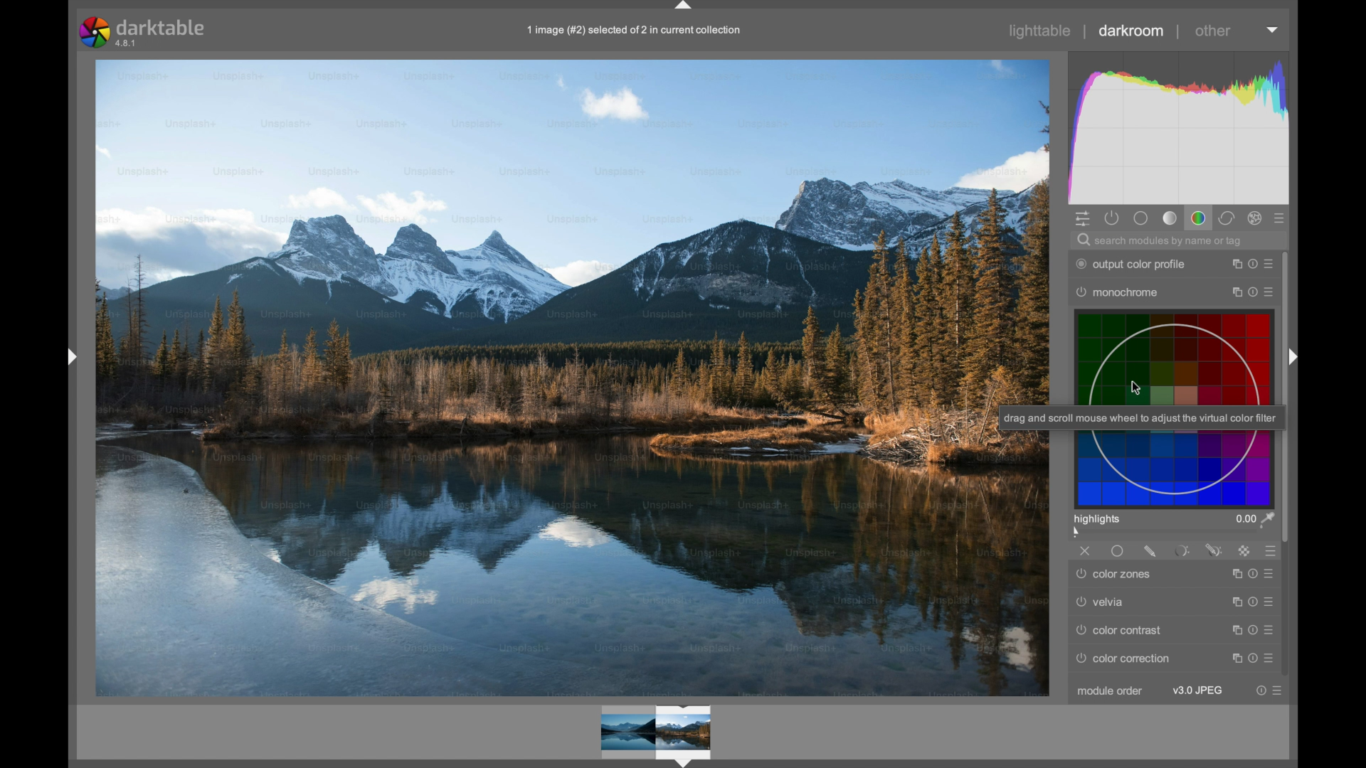  Describe the element at coordinates (632, 32) in the screenshot. I see `1 image (#2) selected of 2 in current collection` at that location.